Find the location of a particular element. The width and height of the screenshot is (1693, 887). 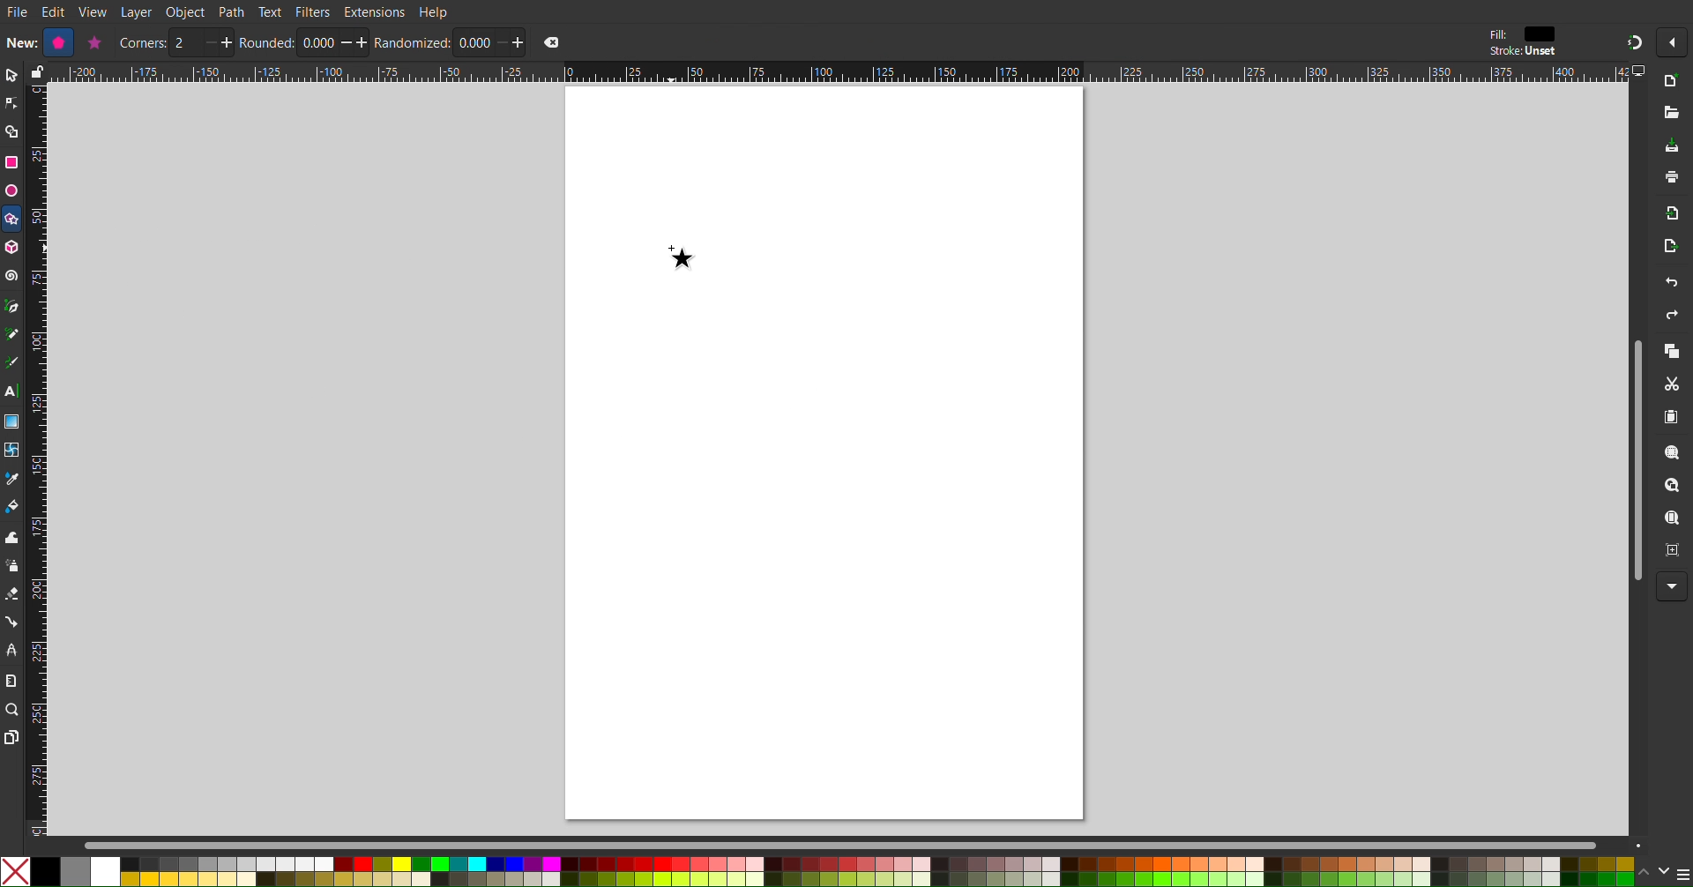

corners is located at coordinates (142, 43).